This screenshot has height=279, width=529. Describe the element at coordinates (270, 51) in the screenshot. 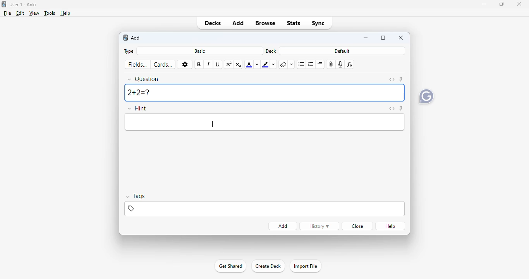

I see `deck` at that location.